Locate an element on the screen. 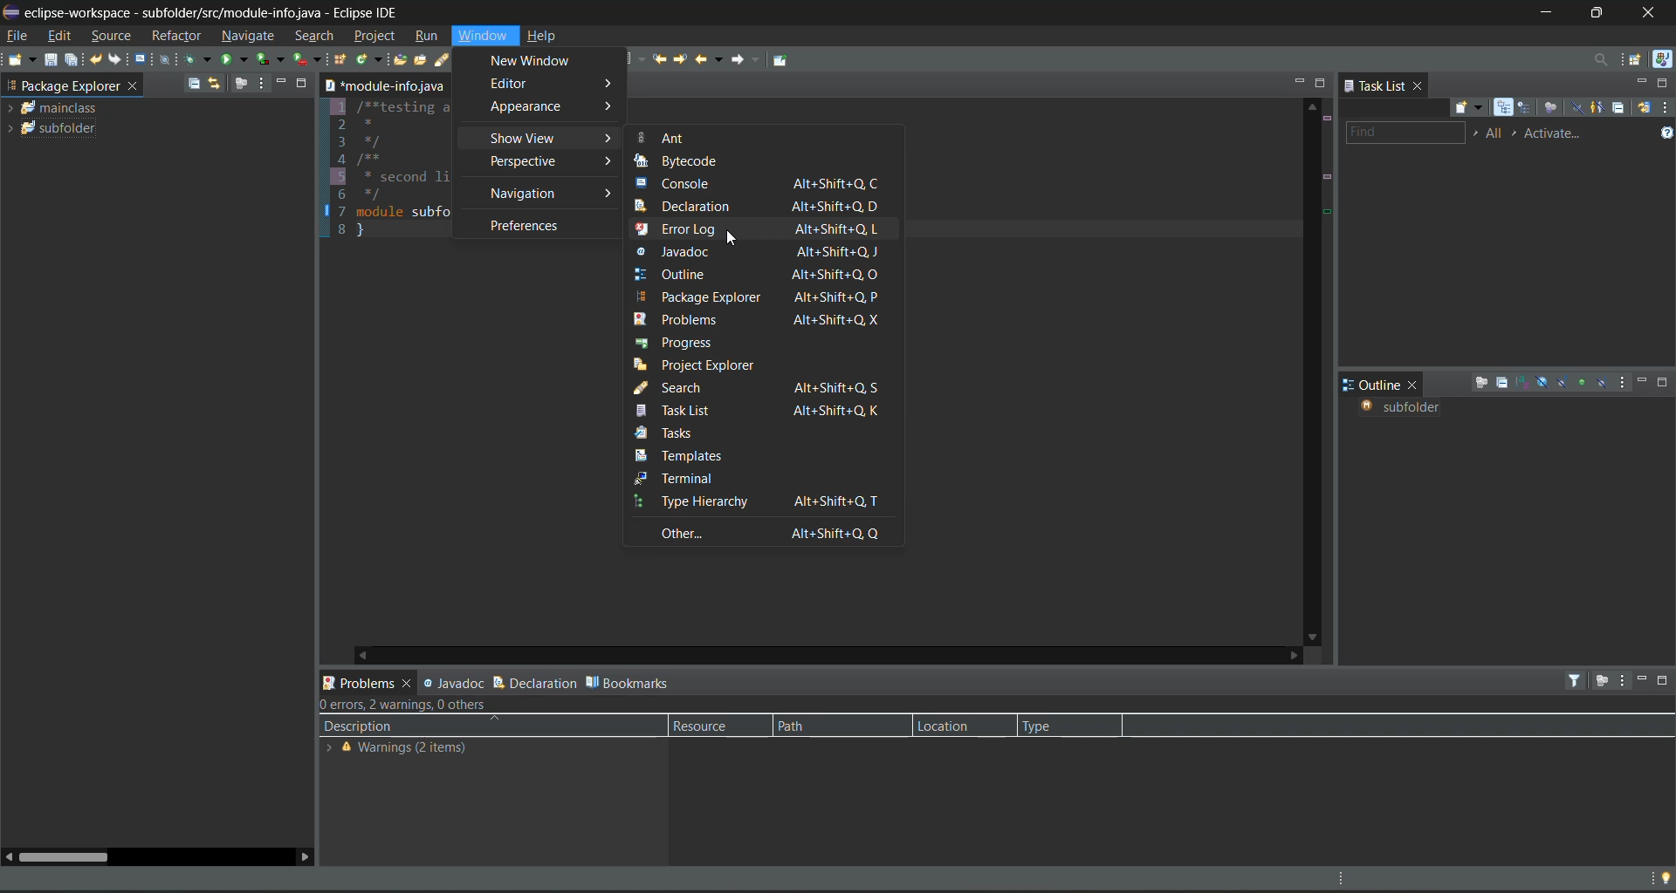 The width and height of the screenshot is (1676, 893). show only my tasks is located at coordinates (1598, 108).